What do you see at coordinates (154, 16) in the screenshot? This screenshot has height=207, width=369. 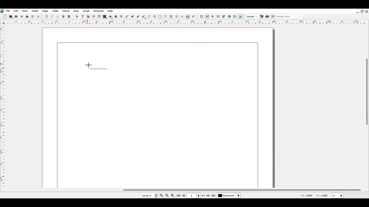 I see `Zoom in or out` at bounding box center [154, 16].